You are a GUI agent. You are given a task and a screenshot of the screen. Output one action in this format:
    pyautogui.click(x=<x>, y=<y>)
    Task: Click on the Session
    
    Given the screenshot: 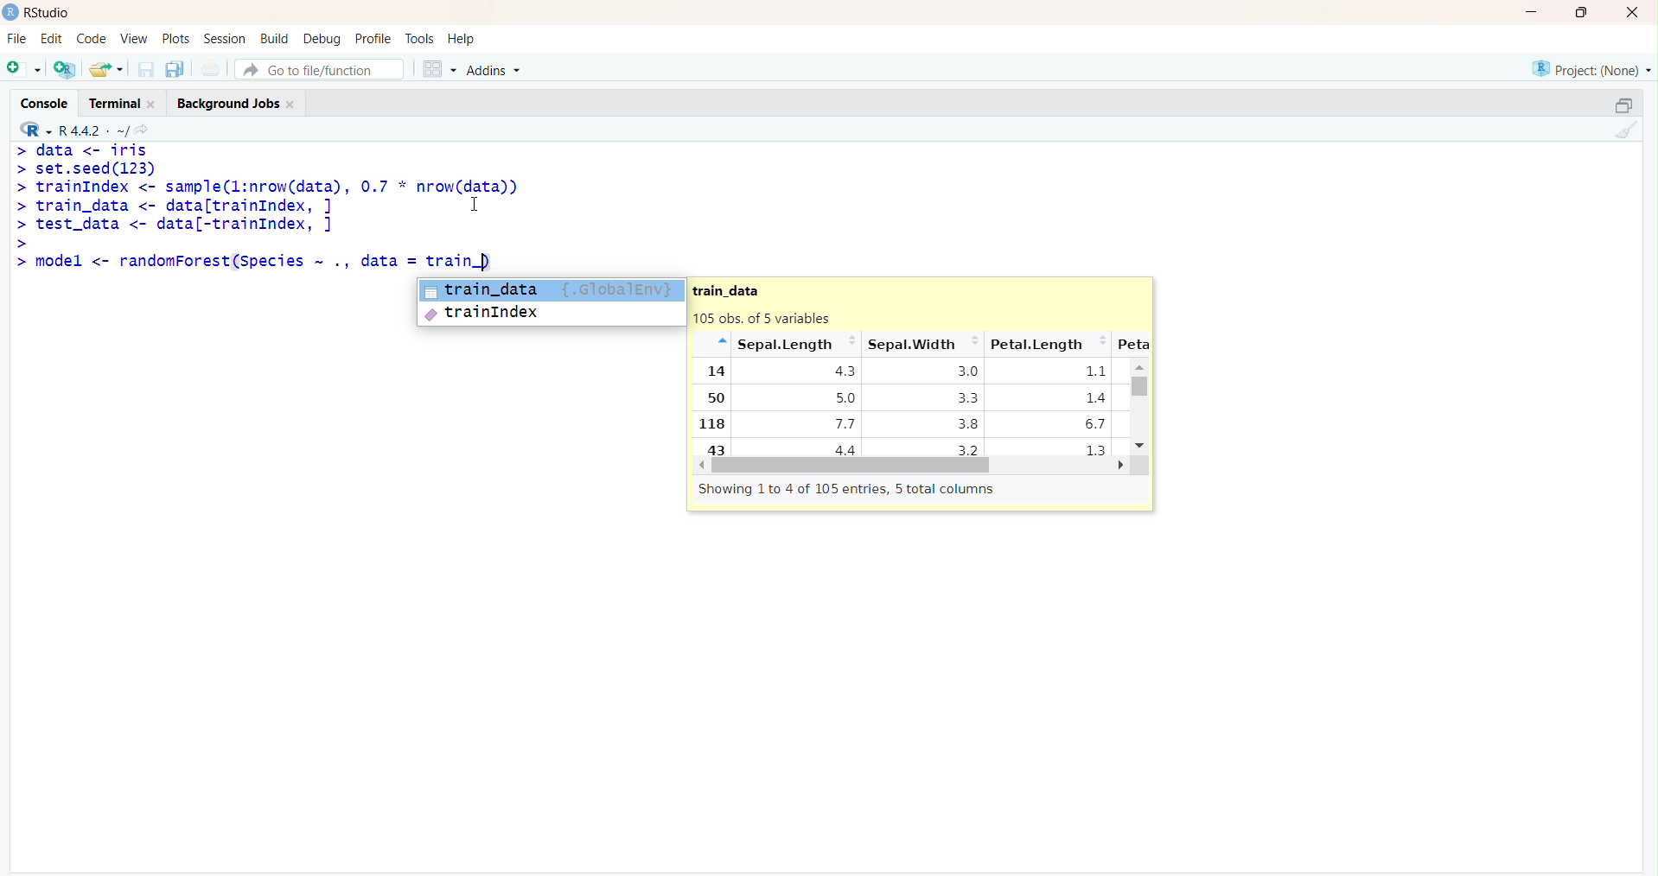 What is the action you would take?
    pyautogui.click(x=225, y=40)
    